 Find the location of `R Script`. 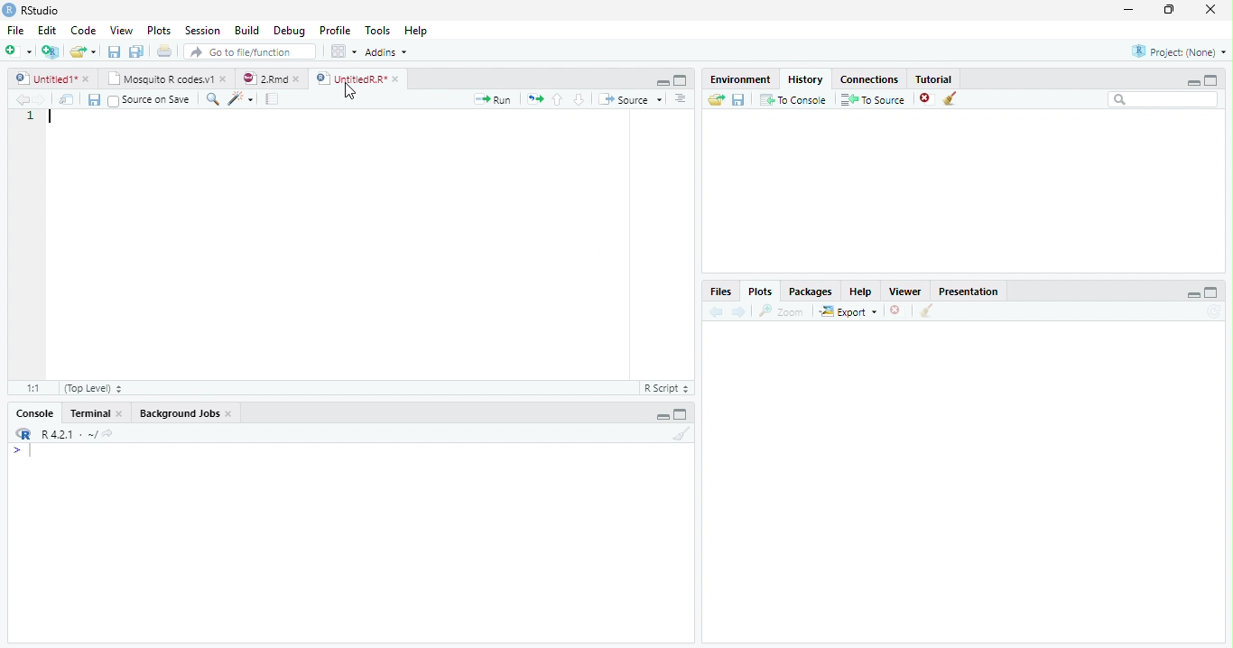

R Script is located at coordinates (667, 388).